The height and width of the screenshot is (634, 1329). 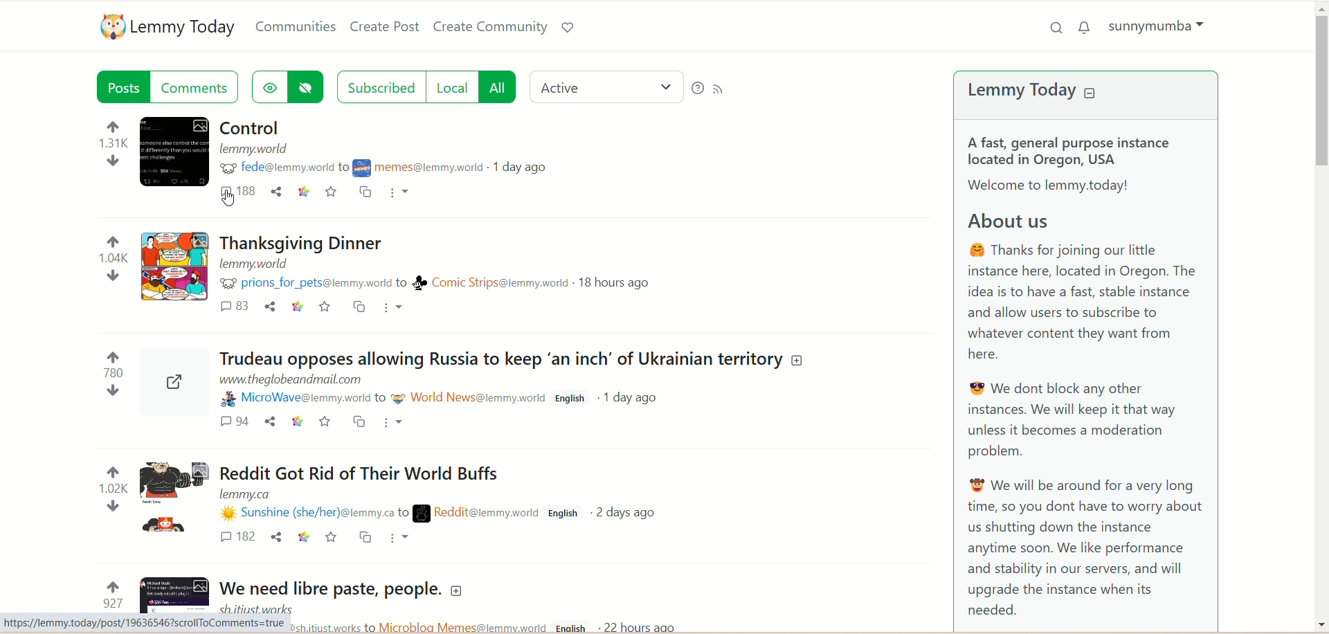 I want to click on notification, so click(x=1087, y=28).